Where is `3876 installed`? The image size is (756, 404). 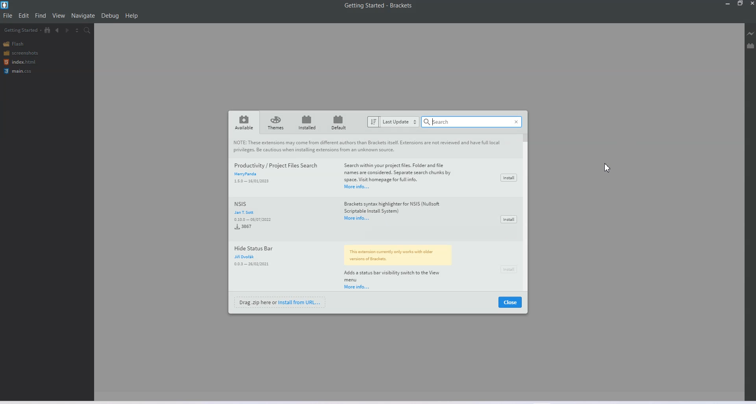 3876 installed is located at coordinates (243, 227).